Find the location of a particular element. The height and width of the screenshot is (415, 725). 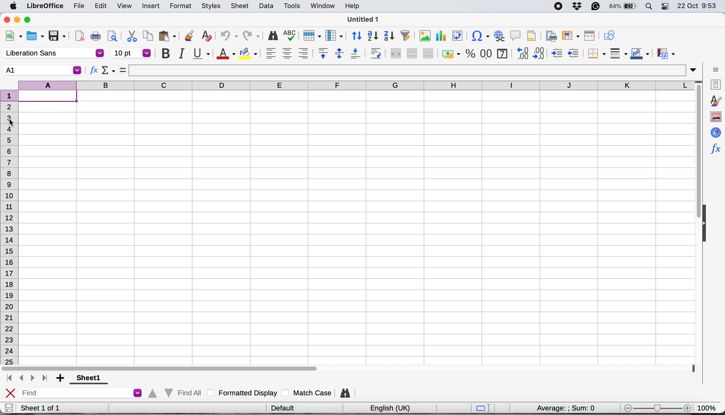

default is located at coordinates (285, 407).